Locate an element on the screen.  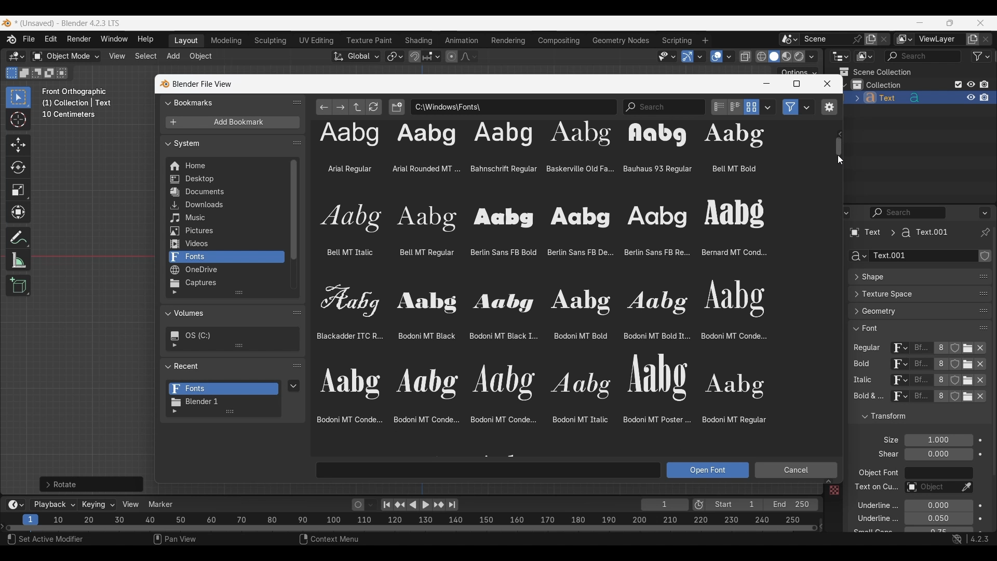
Display filter is located at coordinates (923, 56).